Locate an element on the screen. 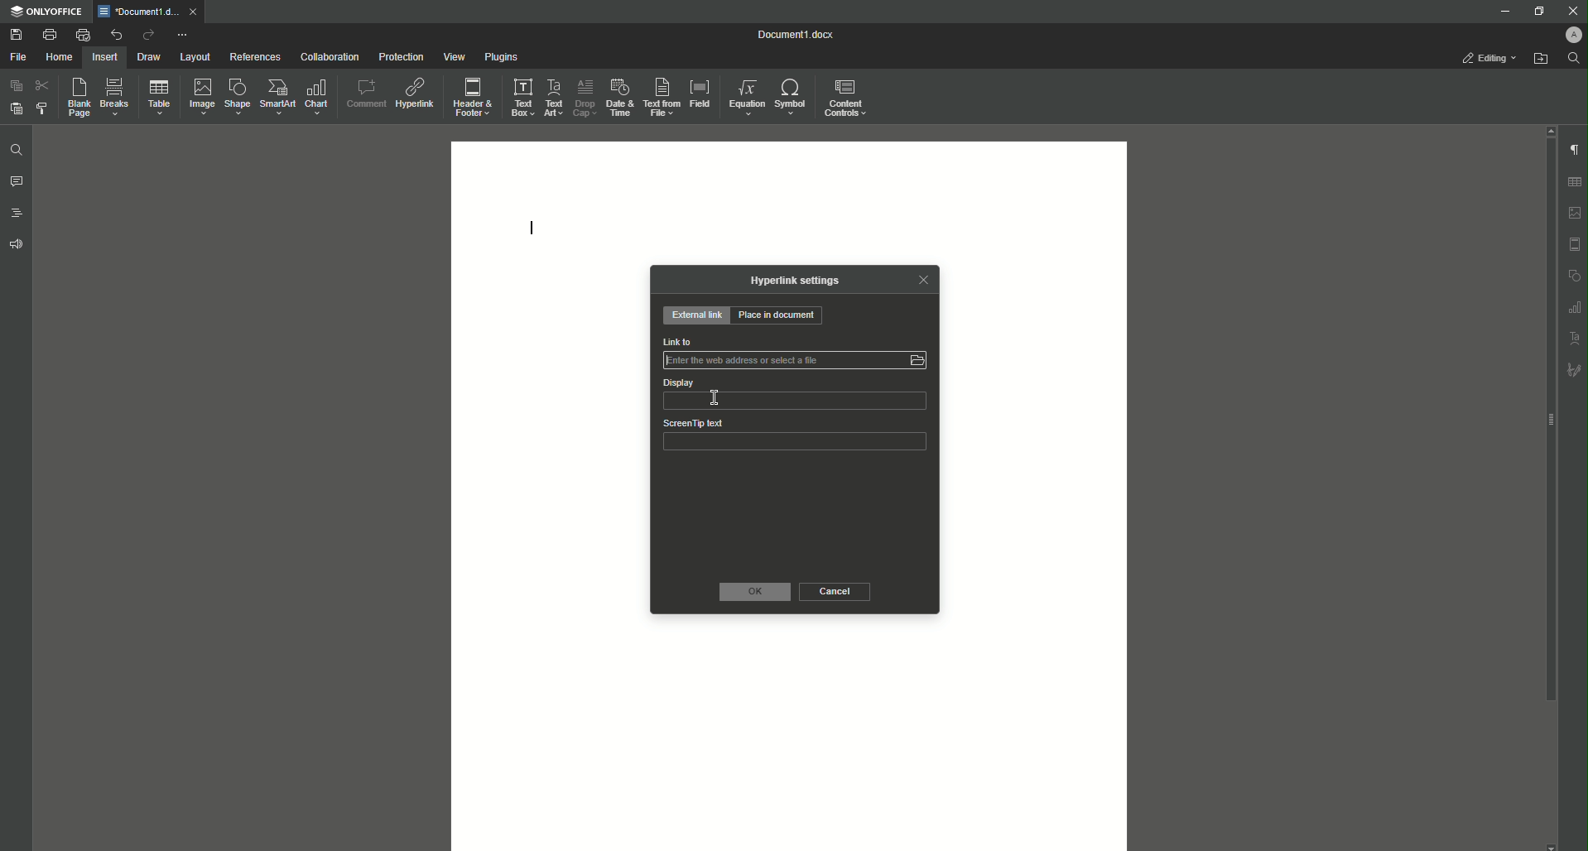  File is located at coordinates (18, 56).